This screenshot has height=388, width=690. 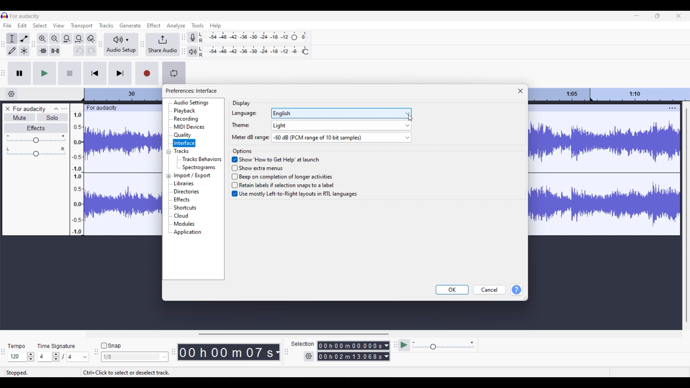 I want to click on Record meter, so click(x=193, y=37).